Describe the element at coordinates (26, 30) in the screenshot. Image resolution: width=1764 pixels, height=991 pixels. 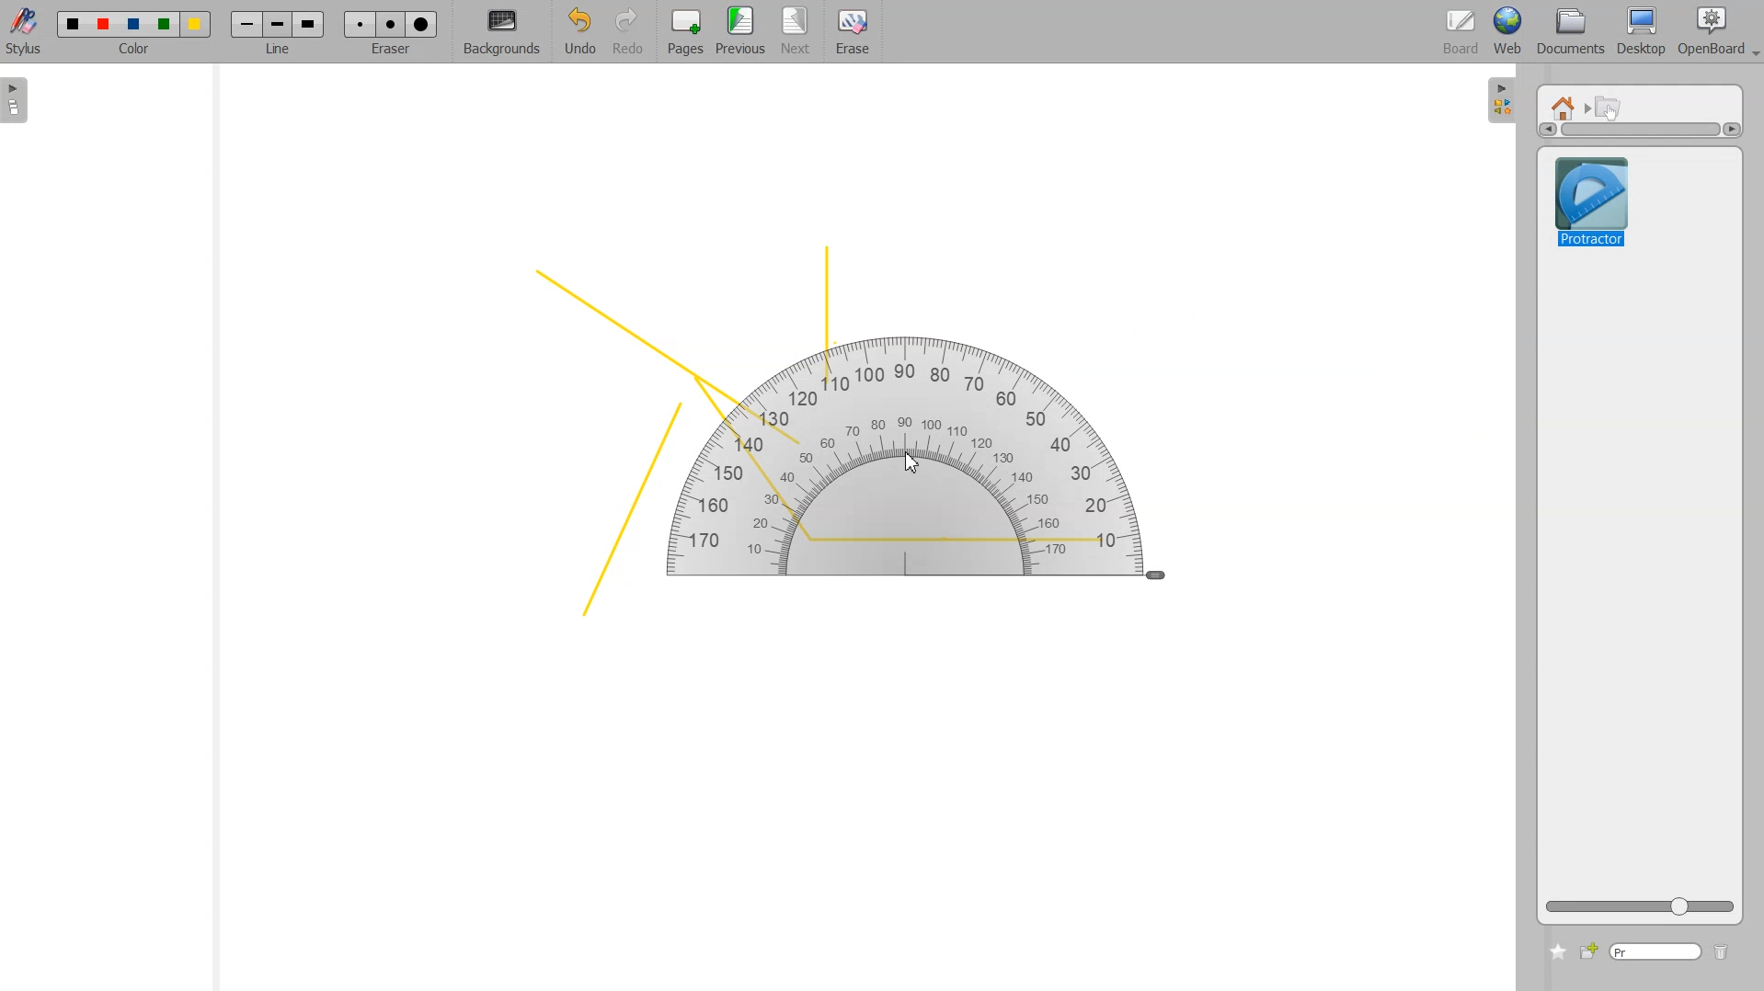
I see `Stylus` at that location.